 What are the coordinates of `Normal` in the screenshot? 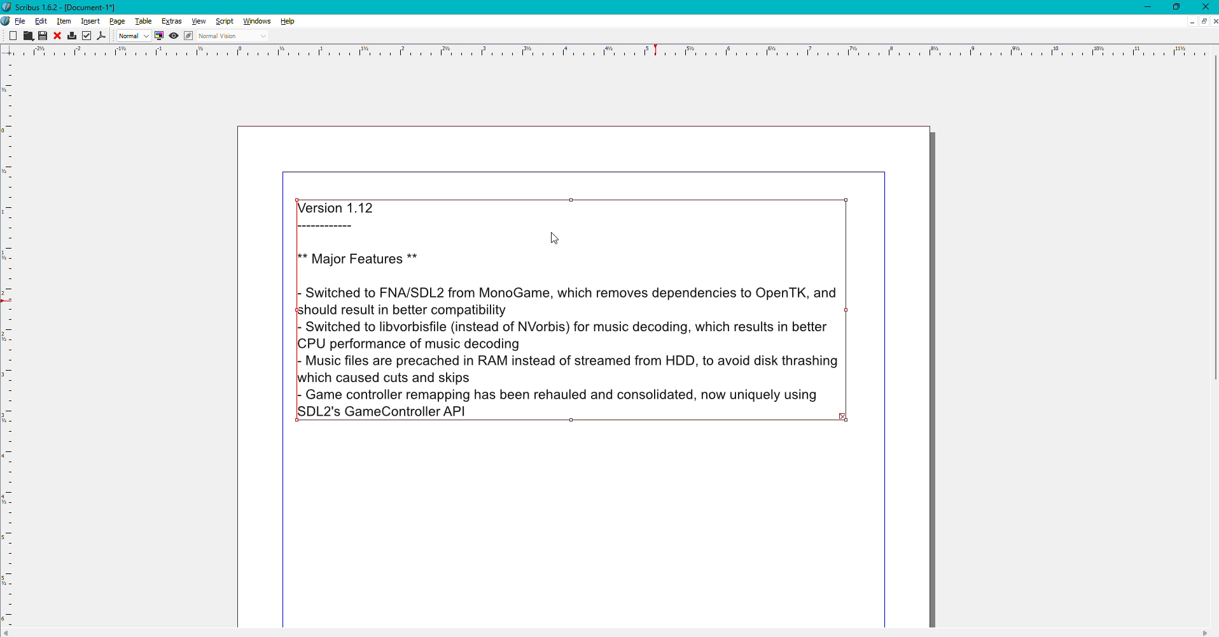 It's located at (132, 36).